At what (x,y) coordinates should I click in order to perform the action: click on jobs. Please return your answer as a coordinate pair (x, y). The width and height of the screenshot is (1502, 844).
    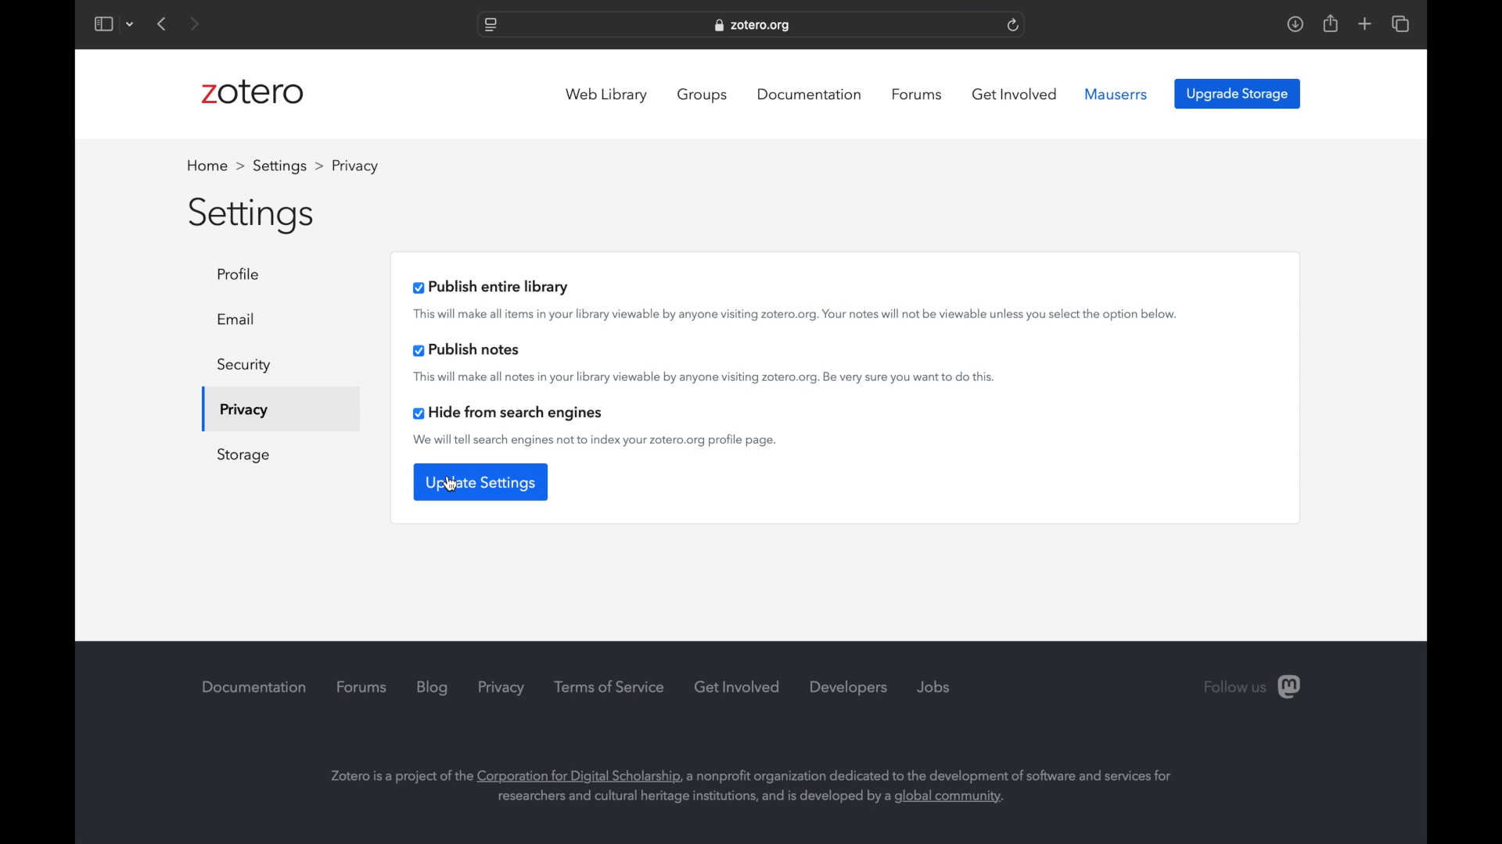
    Looking at the image, I should click on (934, 688).